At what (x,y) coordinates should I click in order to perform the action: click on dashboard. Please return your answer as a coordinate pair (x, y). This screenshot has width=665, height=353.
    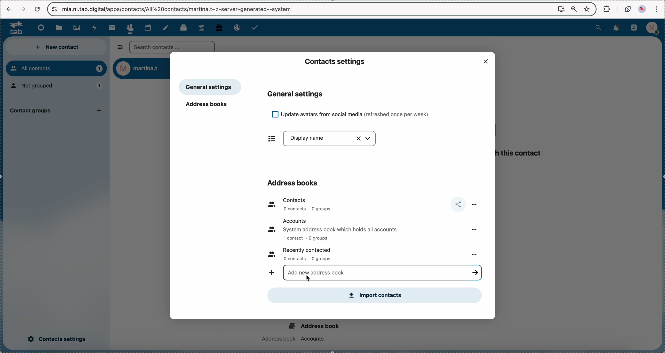
    Looking at the image, I should click on (39, 28).